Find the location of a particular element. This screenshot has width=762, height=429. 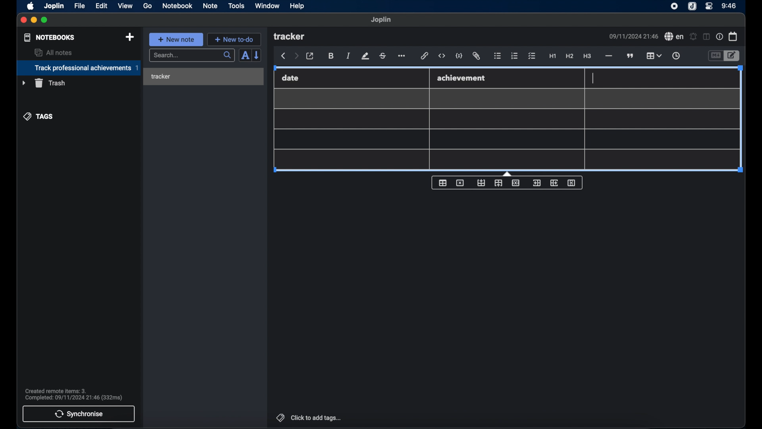

toggle editor is located at coordinates (732, 56).